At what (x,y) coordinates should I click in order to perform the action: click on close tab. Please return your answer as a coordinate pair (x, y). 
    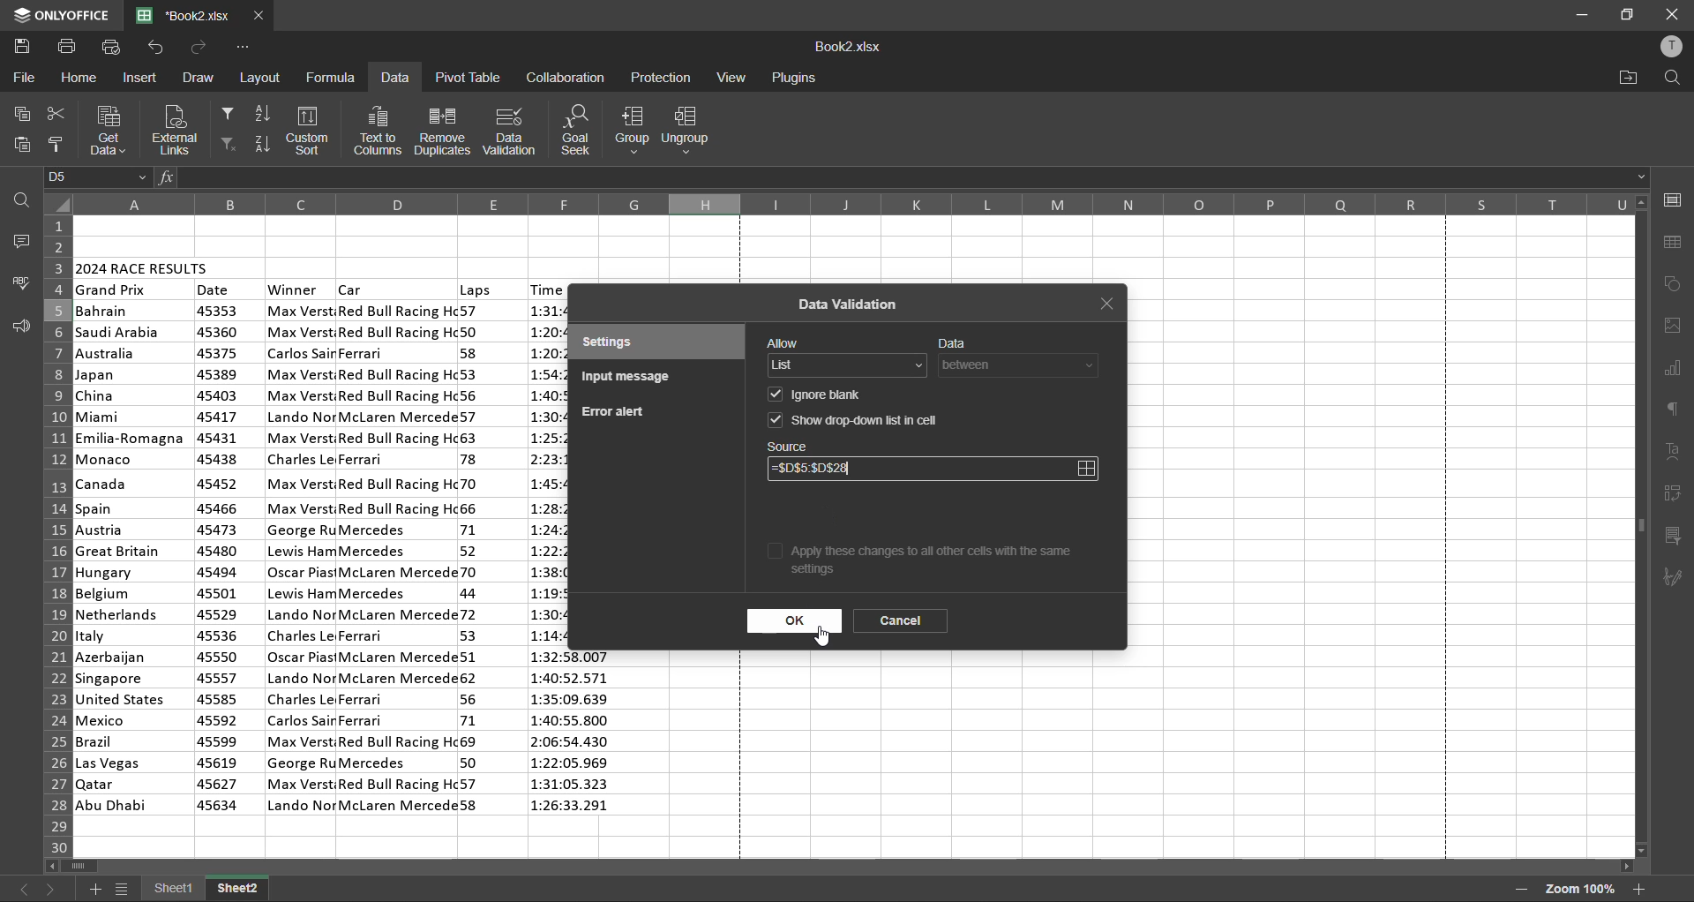
    Looking at the image, I should click on (1112, 305).